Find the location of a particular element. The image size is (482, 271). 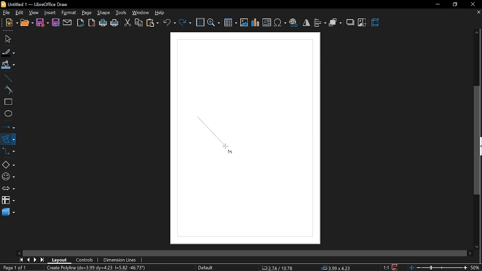

print is located at coordinates (115, 23).